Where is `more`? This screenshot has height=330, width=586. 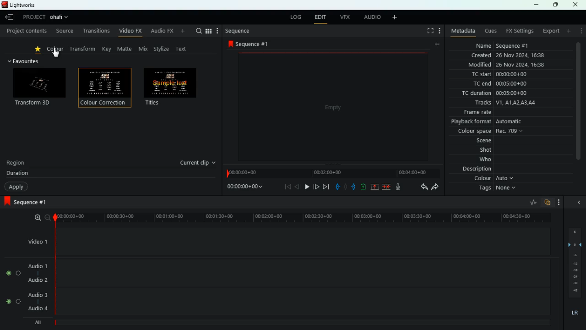 more is located at coordinates (436, 44).